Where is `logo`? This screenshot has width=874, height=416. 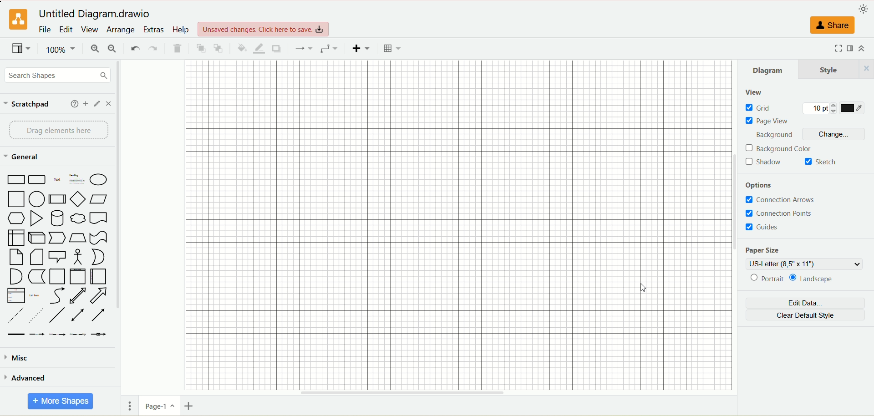
logo is located at coordinates (18, 19).